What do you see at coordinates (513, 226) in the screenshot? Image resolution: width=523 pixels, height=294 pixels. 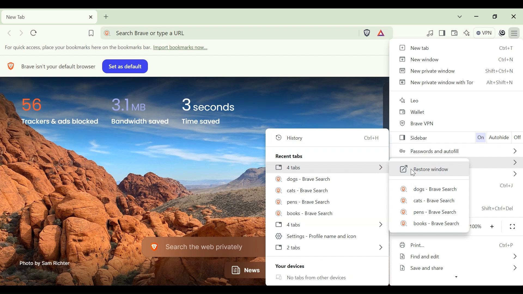 I see `FULLSCREEN` at bounding box center [513, 226].